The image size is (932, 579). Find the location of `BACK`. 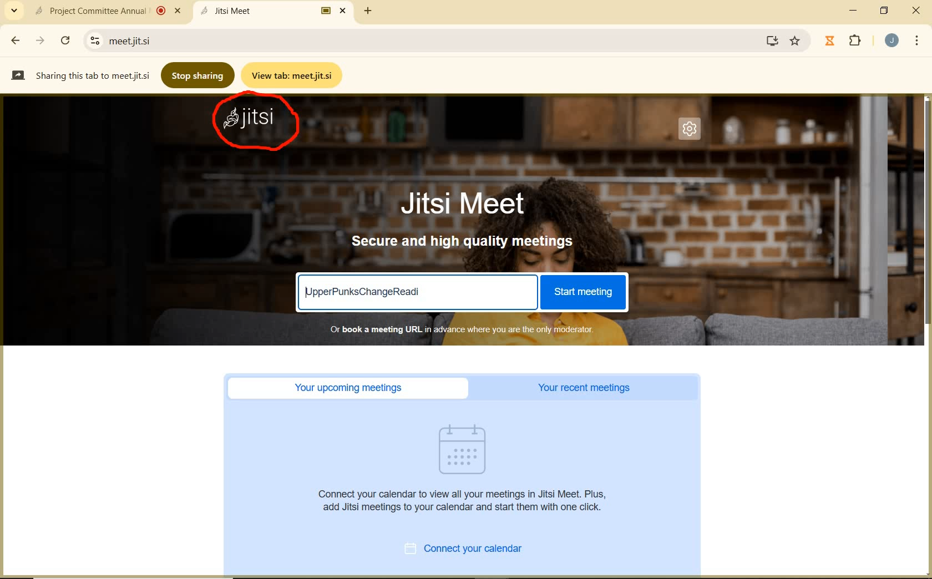

BACK is located at coordinates (14, 40).